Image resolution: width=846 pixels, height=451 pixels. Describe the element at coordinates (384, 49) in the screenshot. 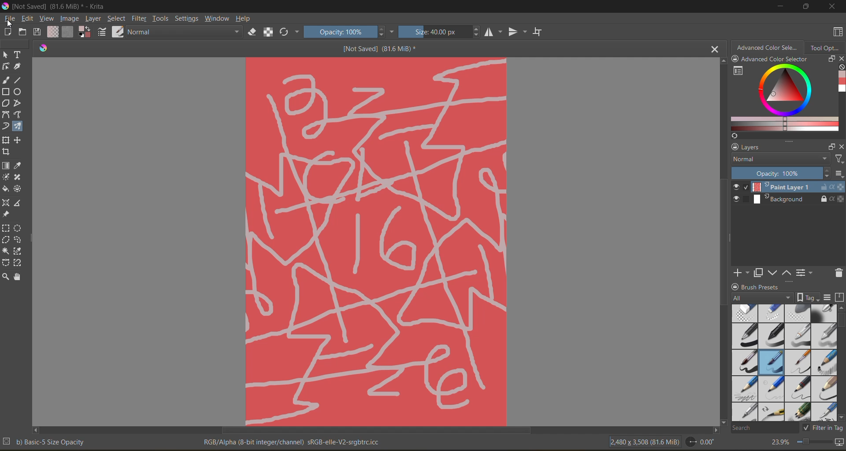

I see `[Not Saved] (81.6 MiB) *` at that location.